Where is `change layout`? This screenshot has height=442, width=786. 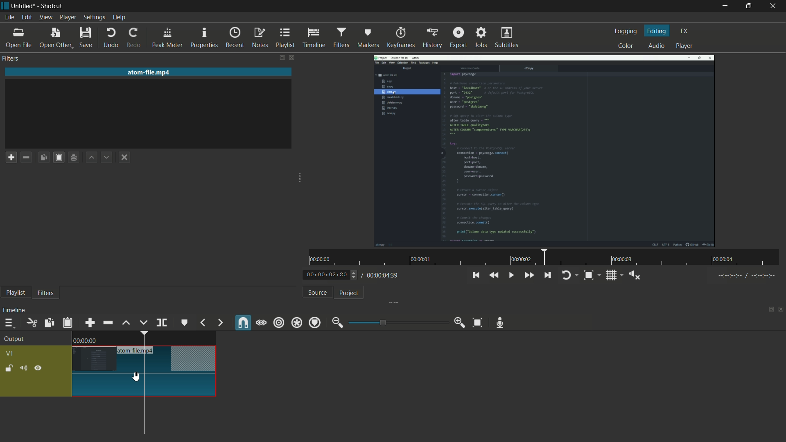 change layout is located at coordinates (281, 58).